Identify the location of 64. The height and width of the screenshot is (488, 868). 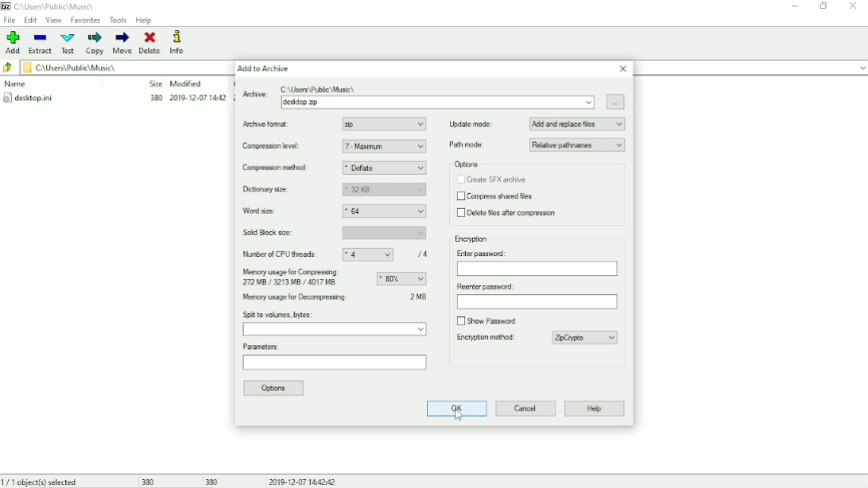
(386, 211).